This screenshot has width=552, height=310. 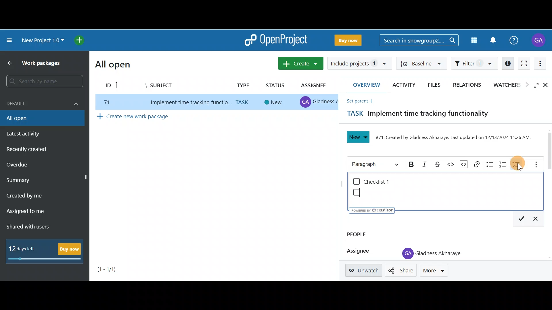 I want to click on profile icon, so click(x=306, y=102).